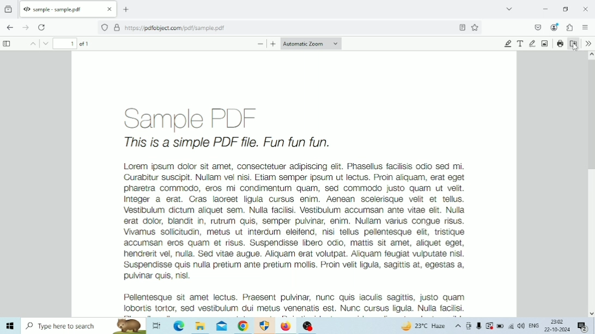 This screenshot has width=595, height=334. Describe the element at coordinates (588, 43) in the screenshot. I see `Tools` at that location.